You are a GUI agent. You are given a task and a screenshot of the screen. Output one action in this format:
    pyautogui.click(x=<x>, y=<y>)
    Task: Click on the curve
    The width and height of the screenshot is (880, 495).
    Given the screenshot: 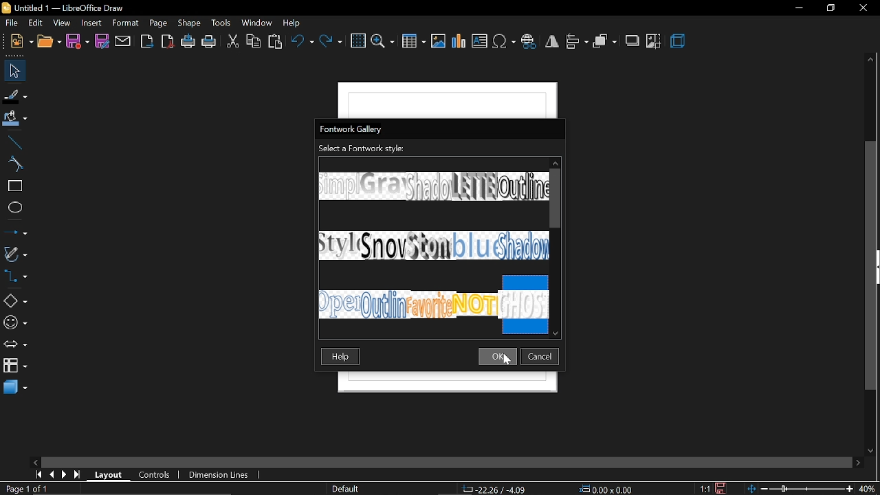 What is the action you would take?
    pyautogui.click(x=12, y=165)
    